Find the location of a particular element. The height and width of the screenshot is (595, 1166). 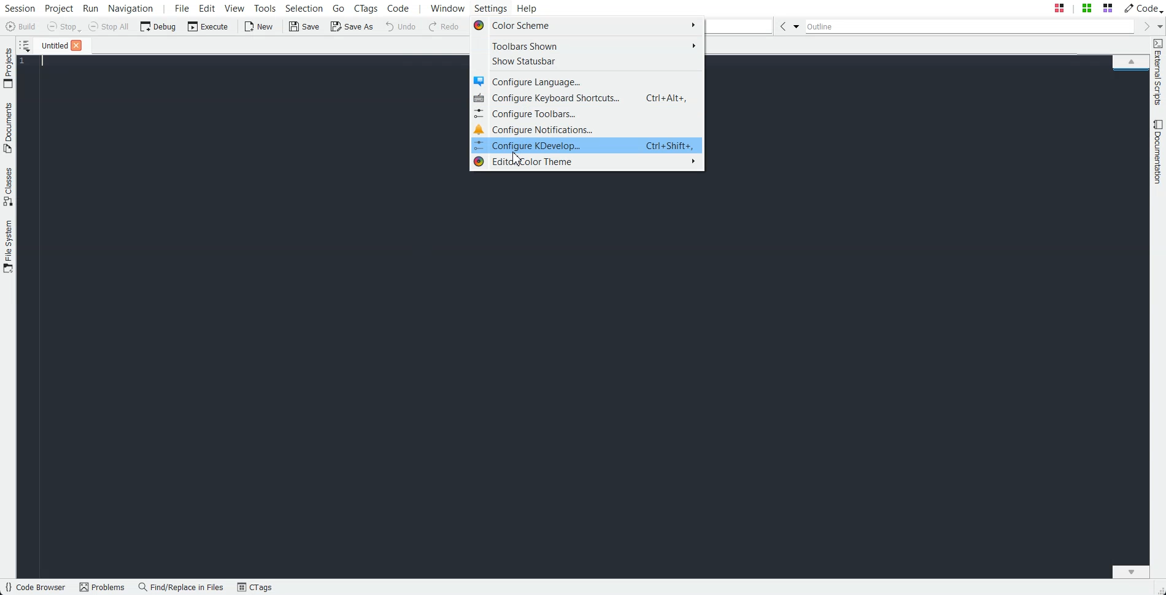

Editor Color Theme is located at coordinates (587, 163).